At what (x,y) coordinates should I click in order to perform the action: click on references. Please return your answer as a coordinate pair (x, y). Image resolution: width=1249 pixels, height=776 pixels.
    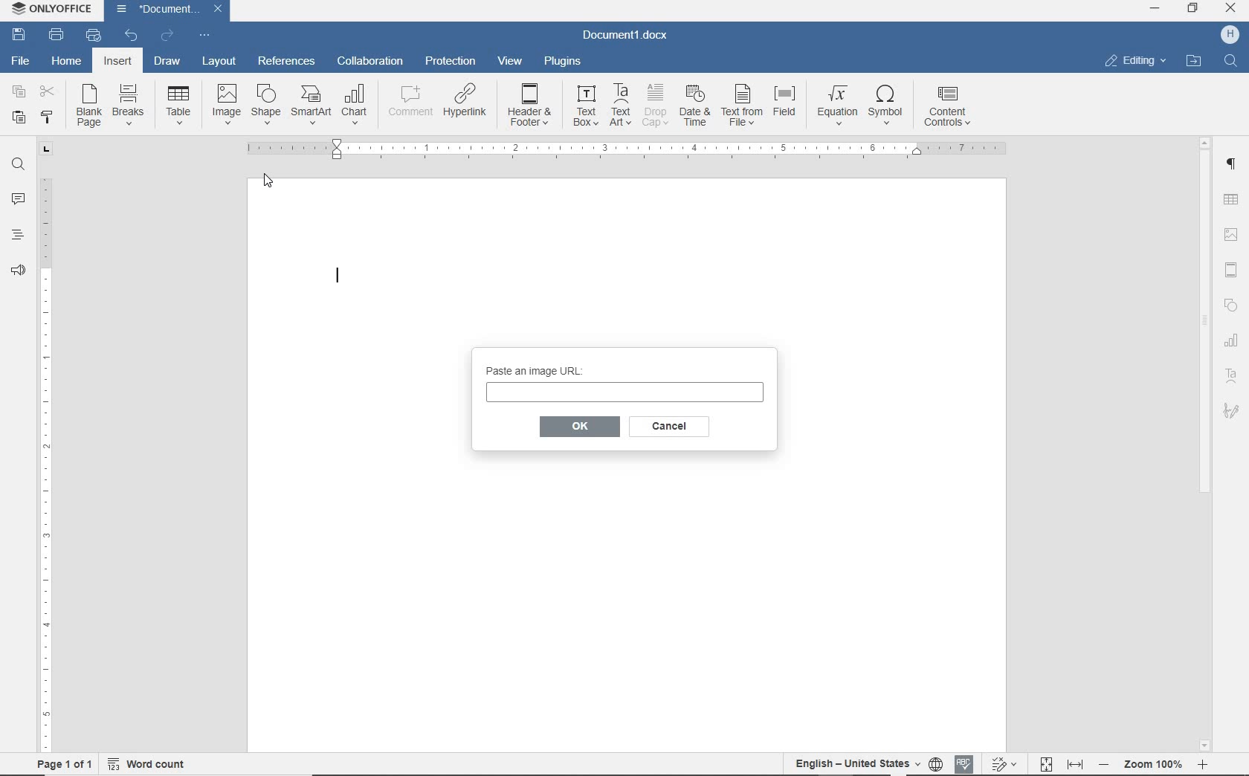
    Looking at the image, I should click on (288, 62).